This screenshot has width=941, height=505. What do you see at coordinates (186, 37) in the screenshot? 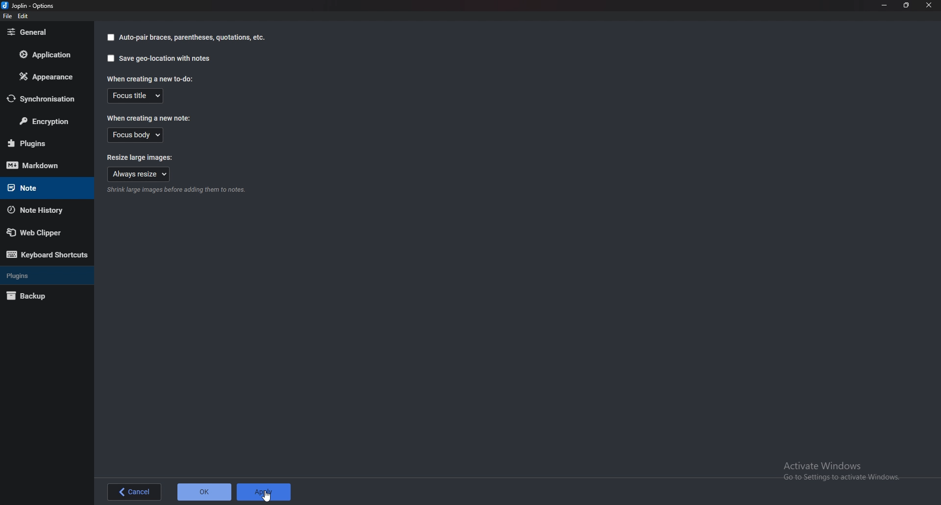
I see `autopair braces parenthesis quotation et cetera` at bounding box center [186, 37].